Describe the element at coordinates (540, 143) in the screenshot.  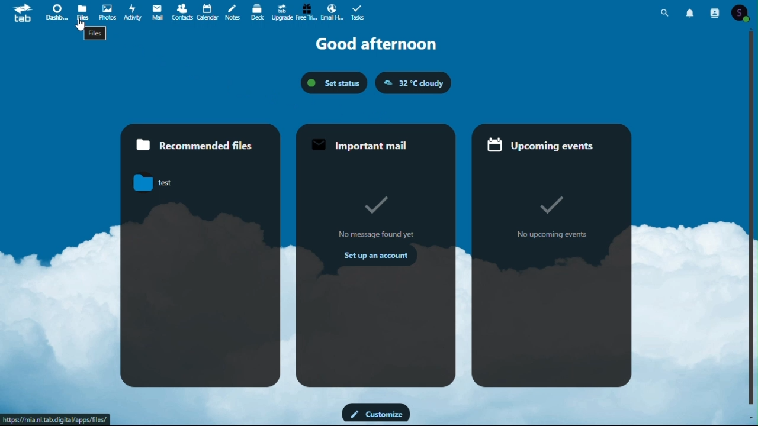
I see `Upcoming events` at that location.